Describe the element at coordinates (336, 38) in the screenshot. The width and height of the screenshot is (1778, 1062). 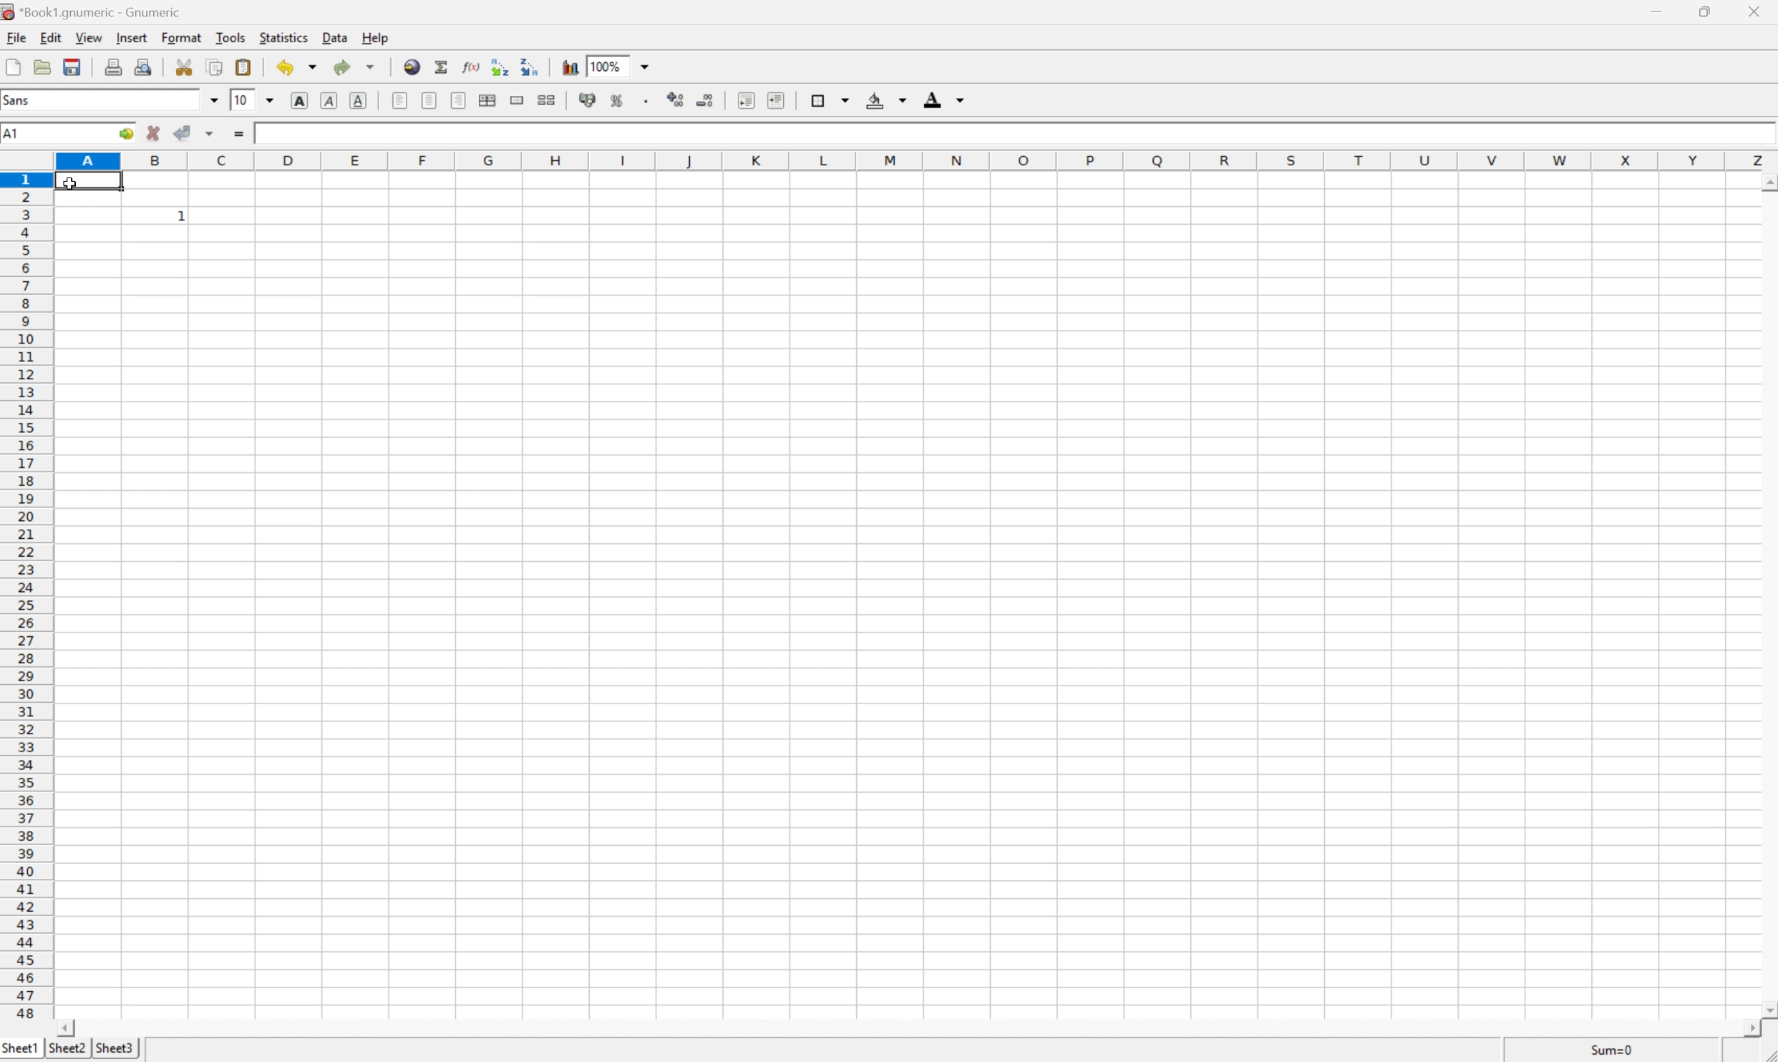
I see `data` at that location.